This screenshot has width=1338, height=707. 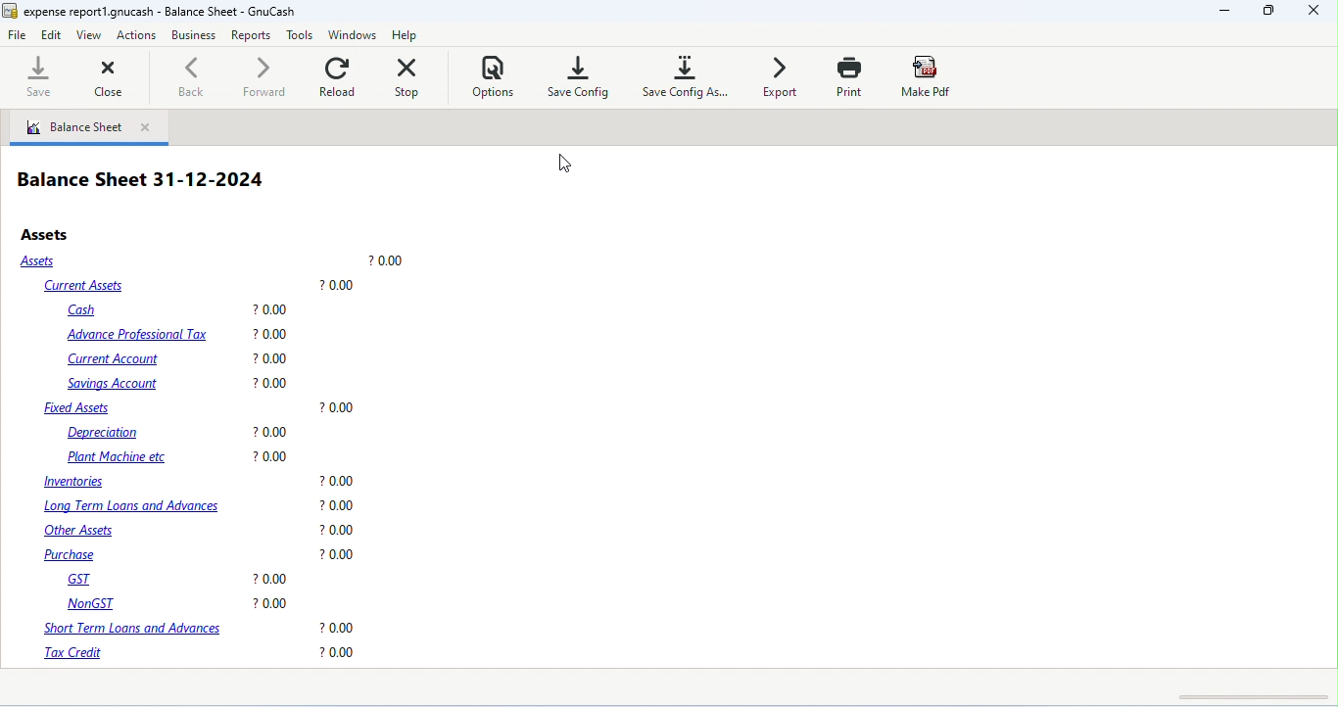 I want to click on balance sheet 31-12-2024, so click(x=142, y=181).